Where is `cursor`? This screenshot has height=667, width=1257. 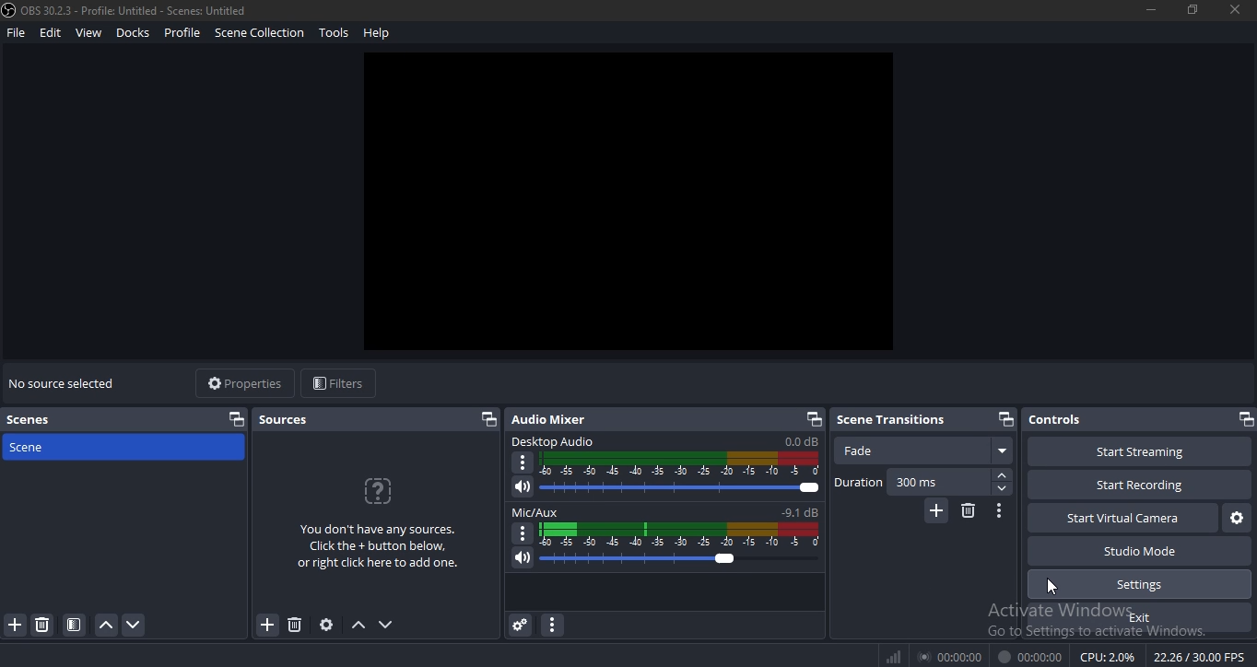
cursor is located at coordinates (1051, 591).